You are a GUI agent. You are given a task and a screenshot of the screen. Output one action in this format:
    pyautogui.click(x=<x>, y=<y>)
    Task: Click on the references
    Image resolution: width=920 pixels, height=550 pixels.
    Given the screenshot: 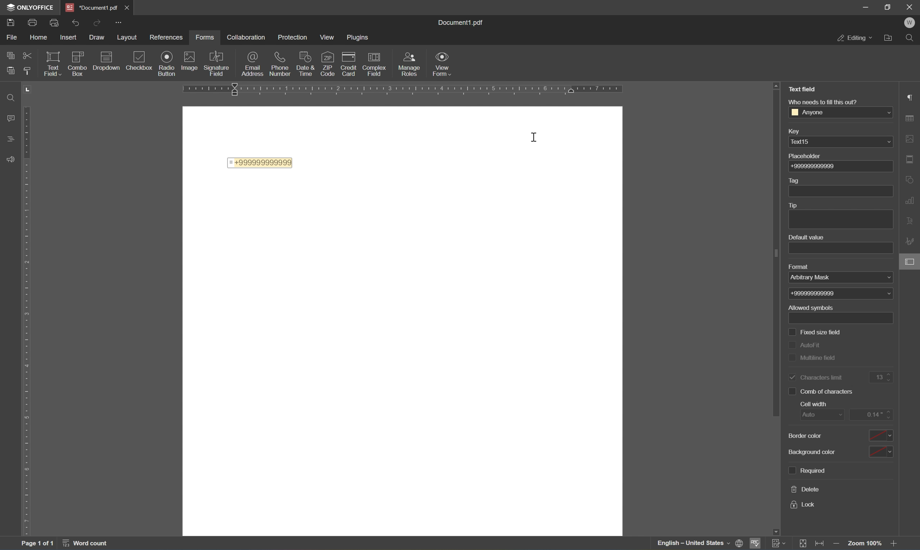 What is the action you would take?
    pyautogui.click(x=166, y=37)
    